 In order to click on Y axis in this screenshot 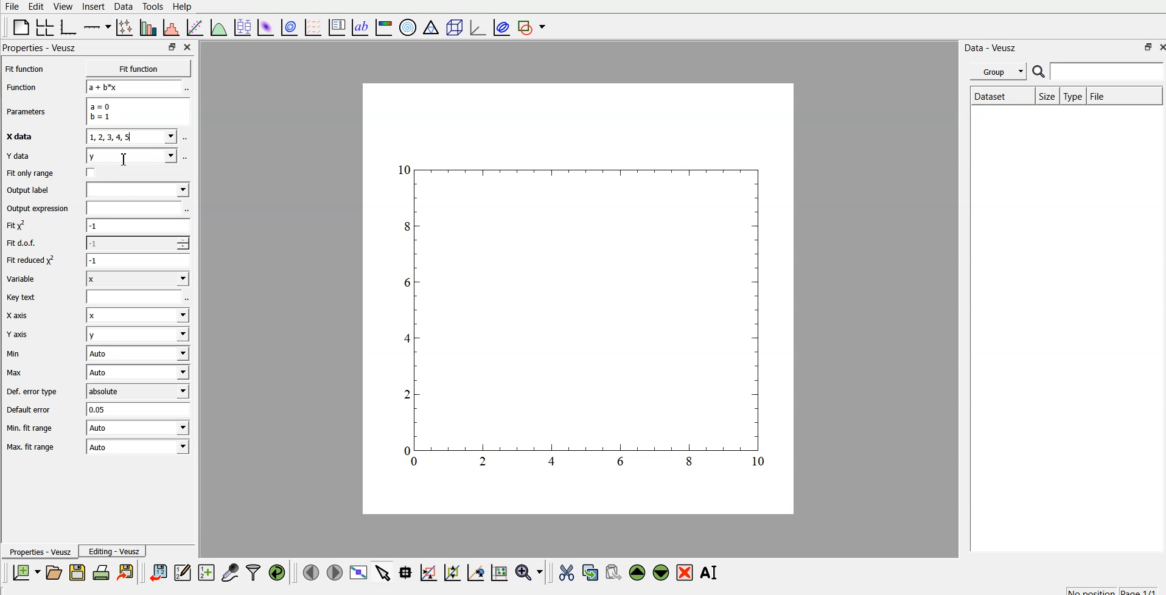, I will do `click(30, 335)`.